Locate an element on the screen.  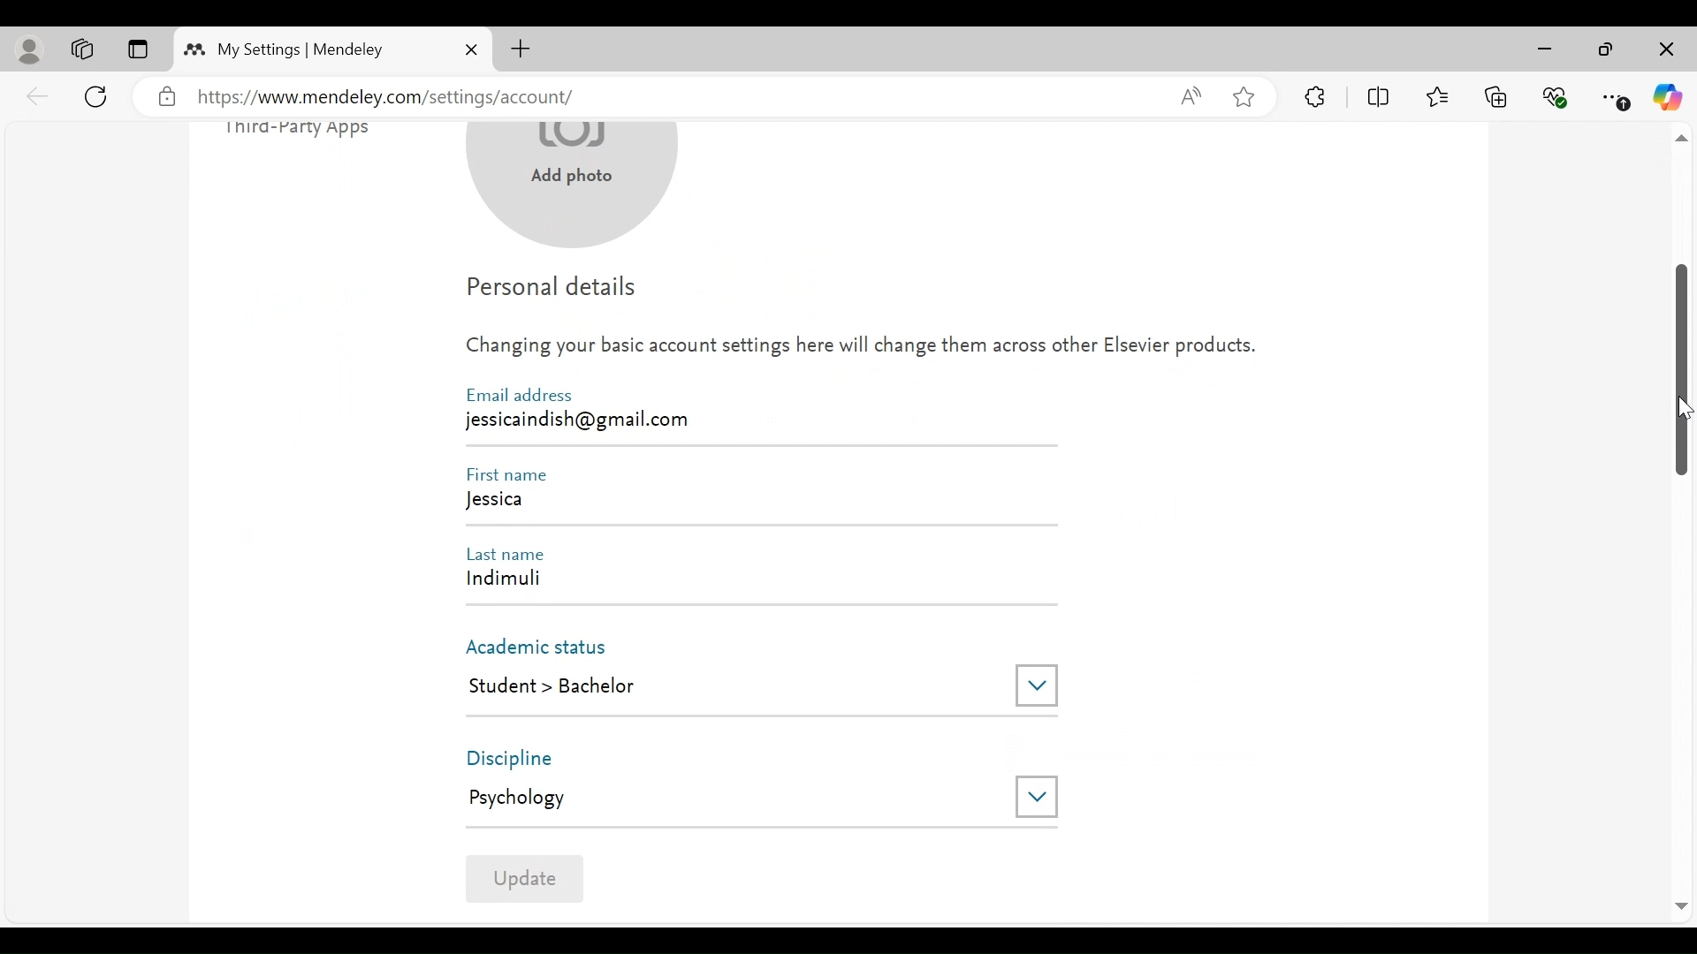
Academic Status is located at coordinates (545, 647).